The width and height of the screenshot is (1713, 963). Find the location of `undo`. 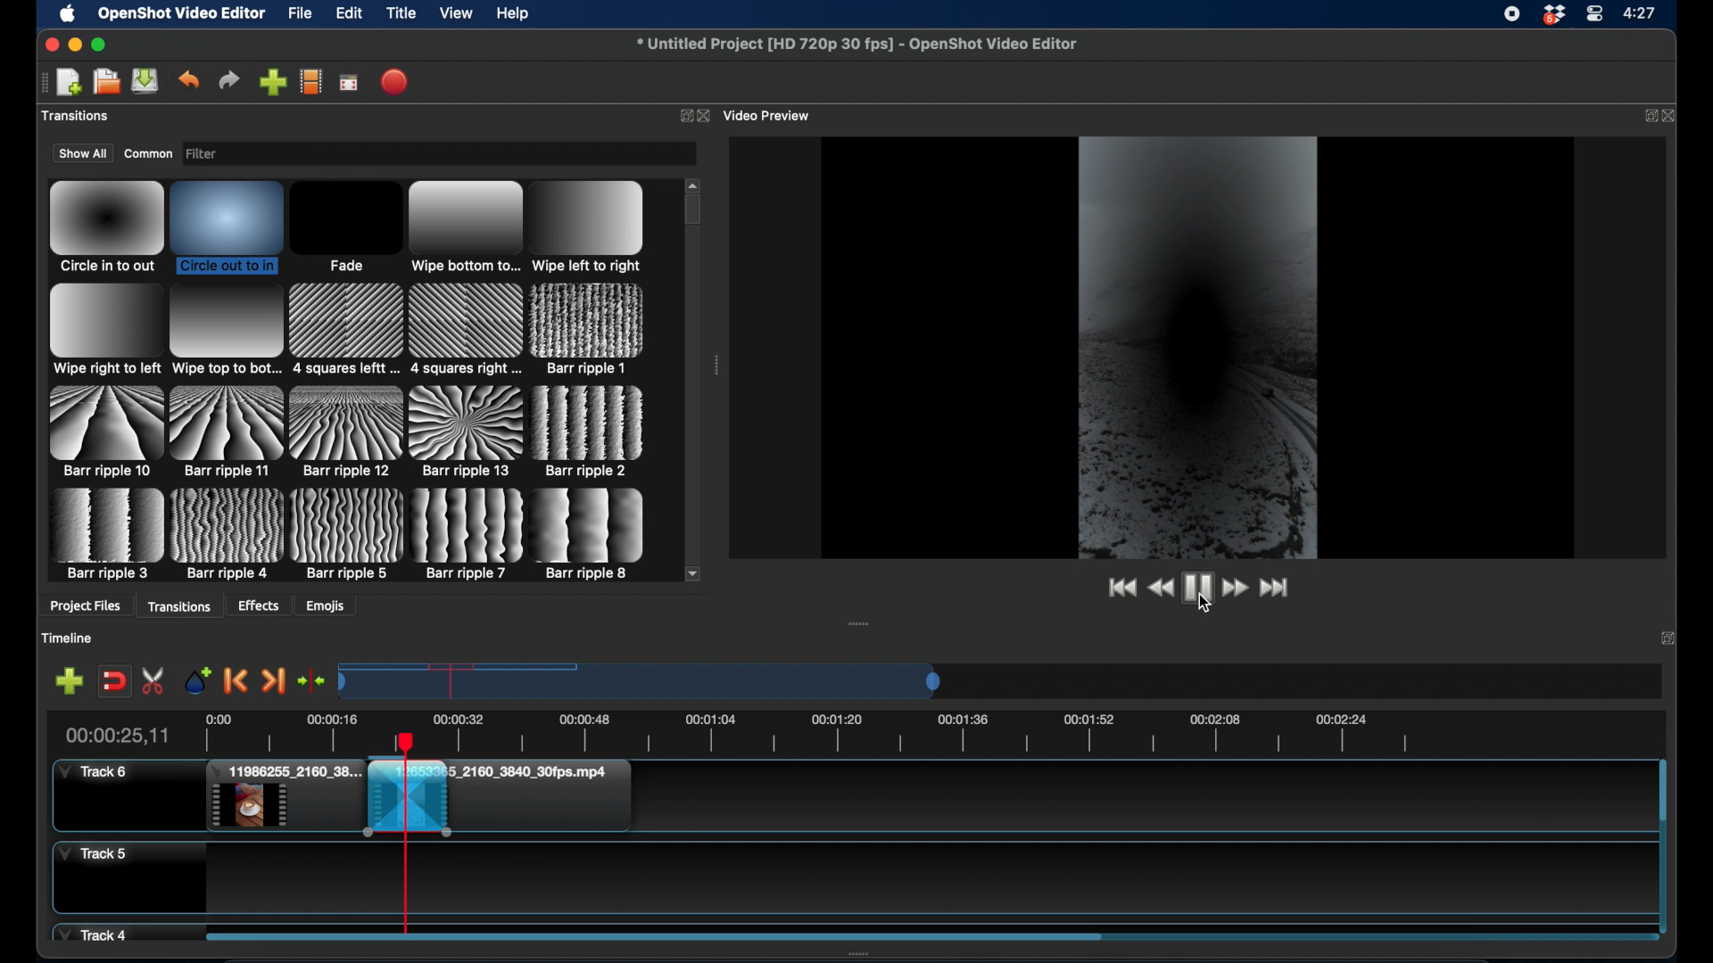

undo is located at coordinates (190, 79).